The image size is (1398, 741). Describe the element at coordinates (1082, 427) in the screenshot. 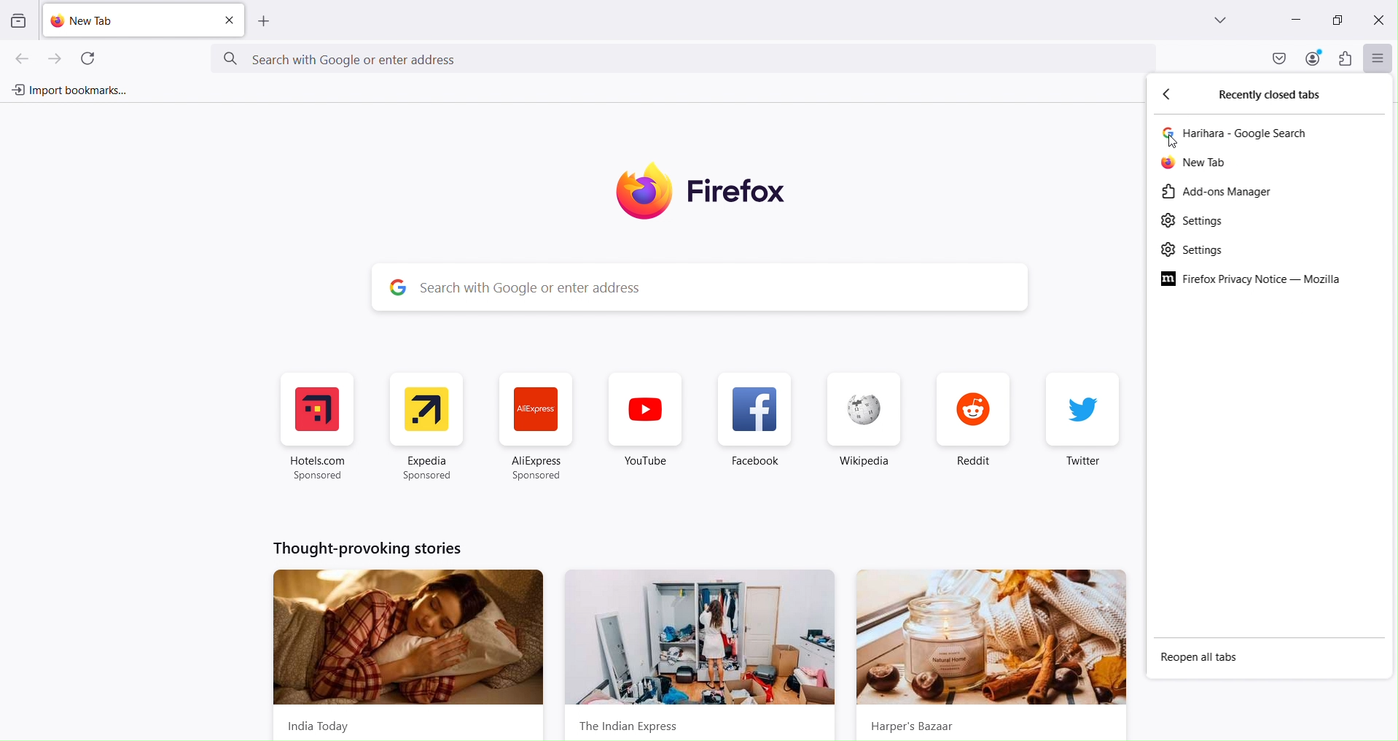

I see `Twitter Shortcut` at that location.